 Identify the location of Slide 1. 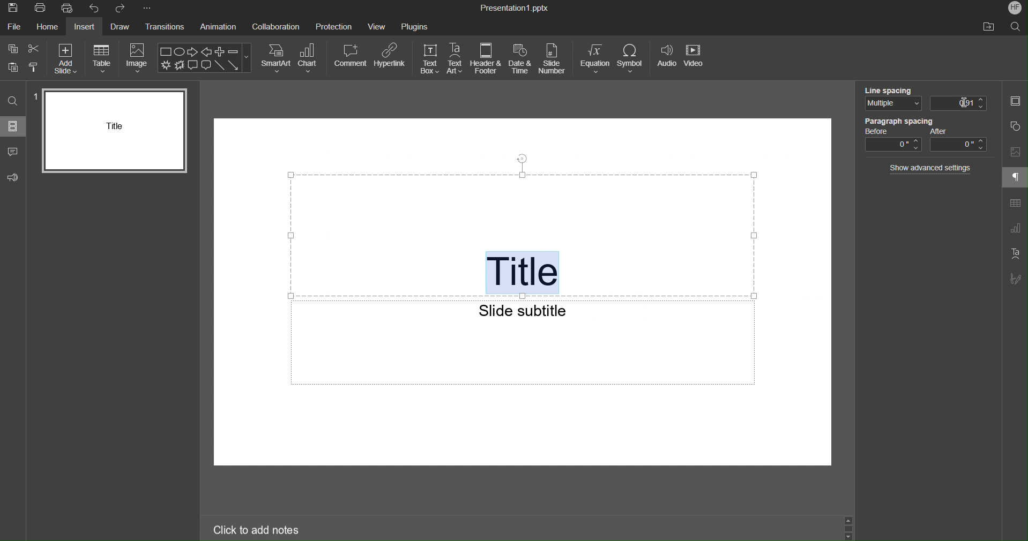
(115, 130).